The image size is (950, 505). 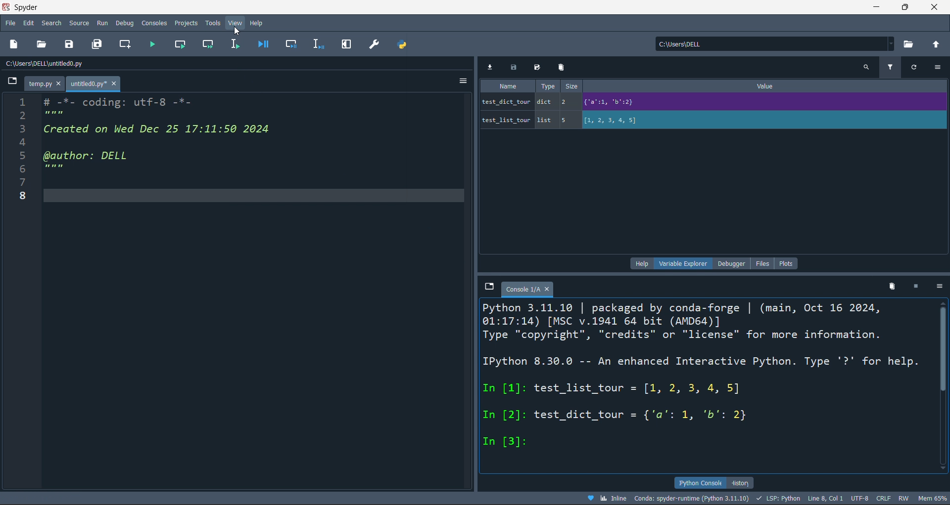 What do you see at coordinates (154, 23) in the screenshot?
I see `console` at bounding box center [154, 23].